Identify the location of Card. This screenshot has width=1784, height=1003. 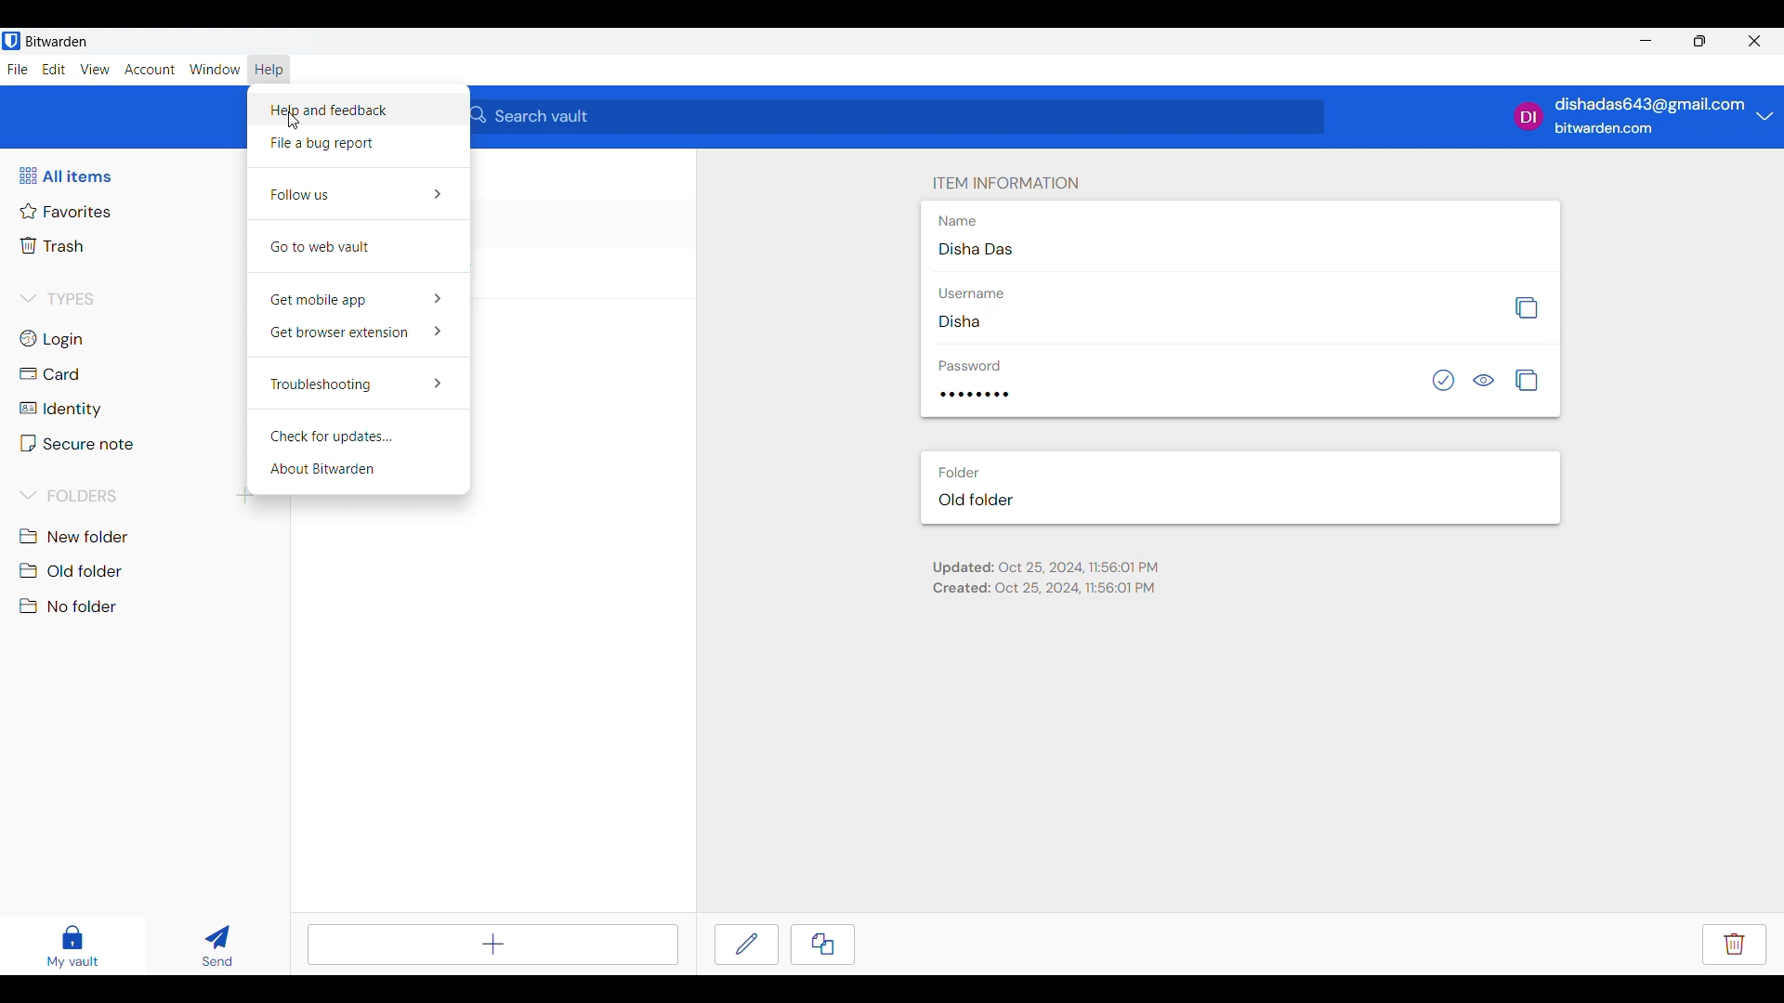
(51, 373).